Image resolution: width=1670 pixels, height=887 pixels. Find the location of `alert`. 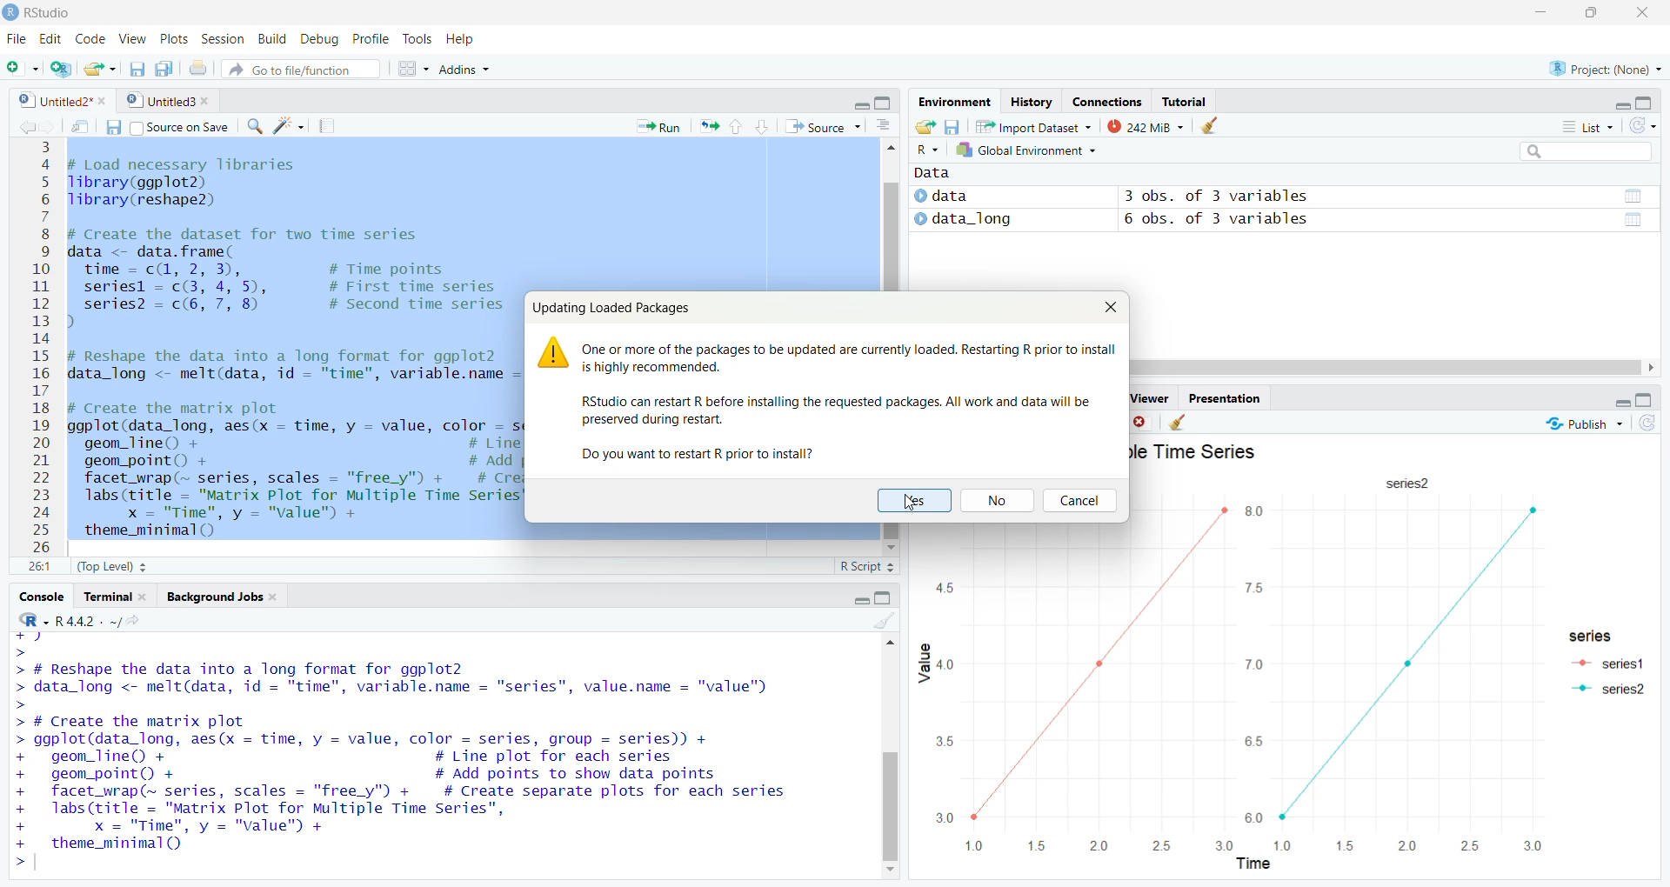

alert is located at coordinates (553, 353).